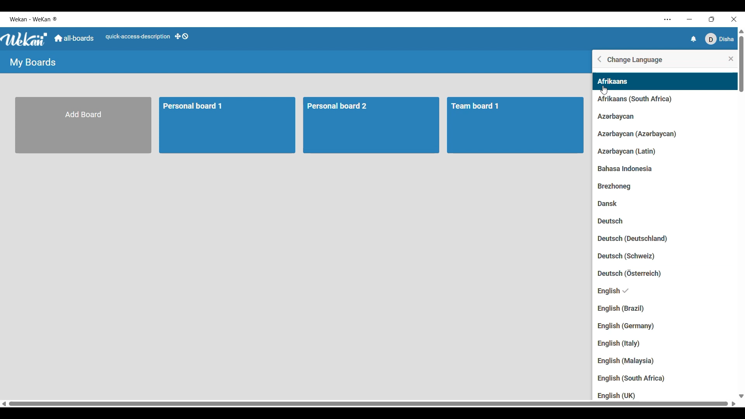 The width and height of the screenshot is (745, 419). I want to click on cursor, so click(606, 92).